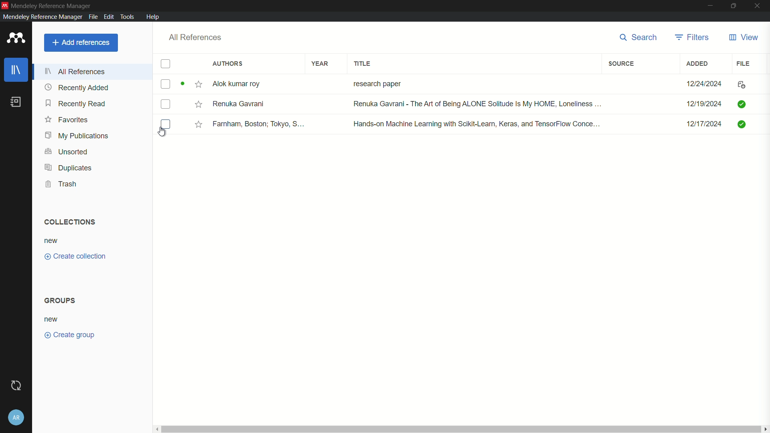 This screenshot has height=433, width=770. What do you see at coordinates (463, 428) in the screenshot?
I see `Scroll Bar` at bounding box center [463, 428].